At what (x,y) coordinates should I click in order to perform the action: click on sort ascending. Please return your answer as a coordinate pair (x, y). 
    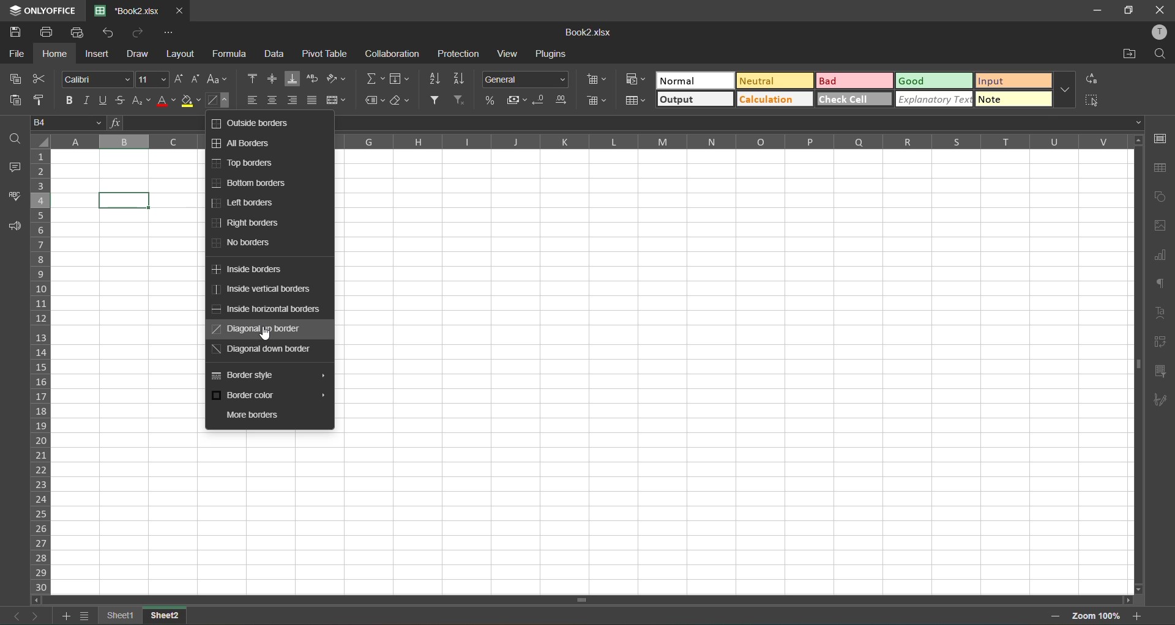
    Looking at the image, I should click on (439, 79).